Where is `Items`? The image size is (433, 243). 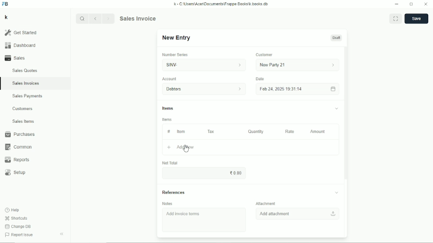 Items is located at coordinates (167, 120).